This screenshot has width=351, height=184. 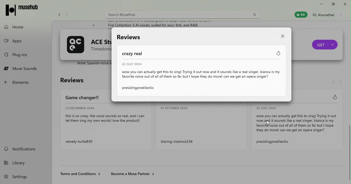 What do you see at coordinates (325, 44) in the screenshot?
I see `Purchase ACE studio` at bounding box center [325, 44].